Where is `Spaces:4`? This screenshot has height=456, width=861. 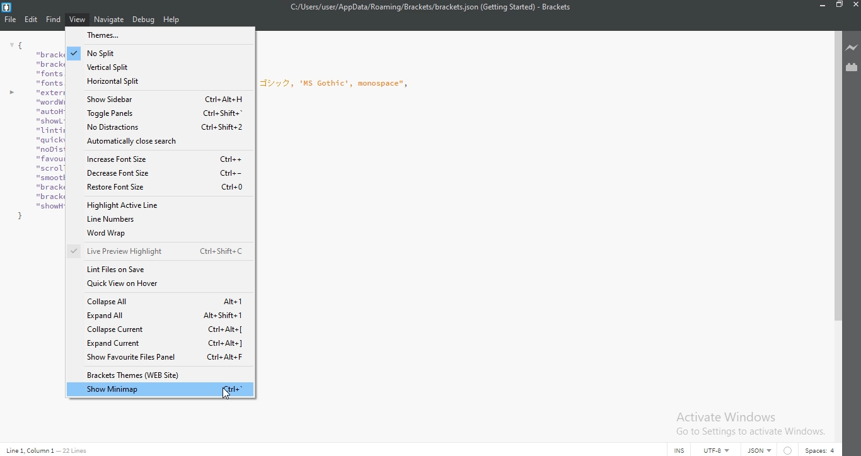 Spaces:4 is located at coordinates (823, 449).